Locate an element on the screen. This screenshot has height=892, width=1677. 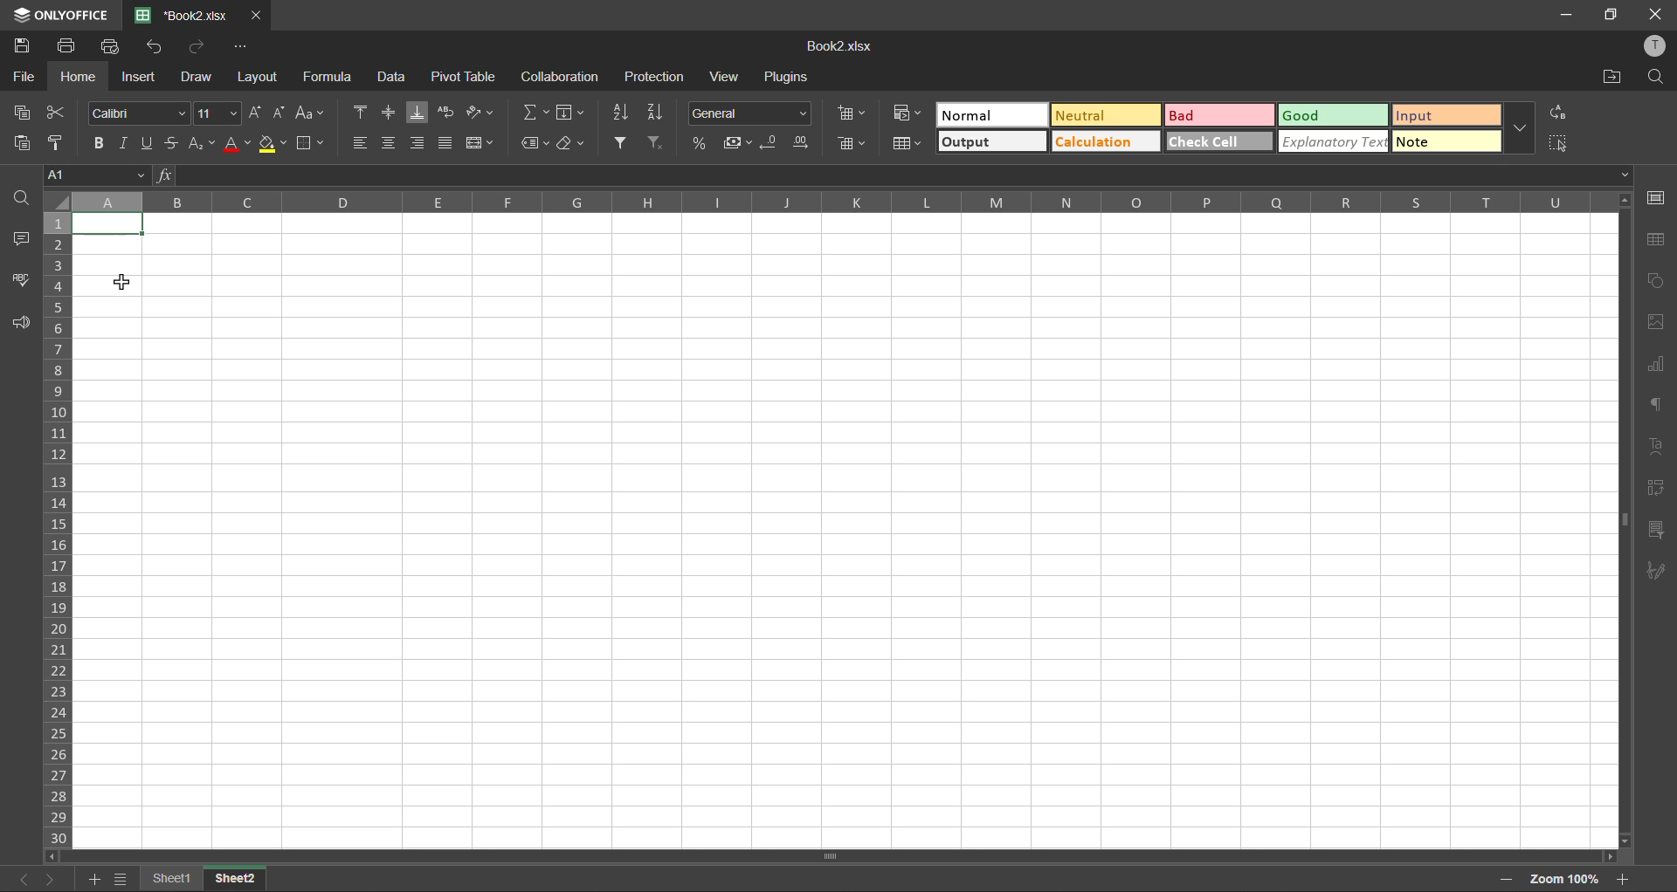
column names in alphabets is located at coordinates (825, 201).